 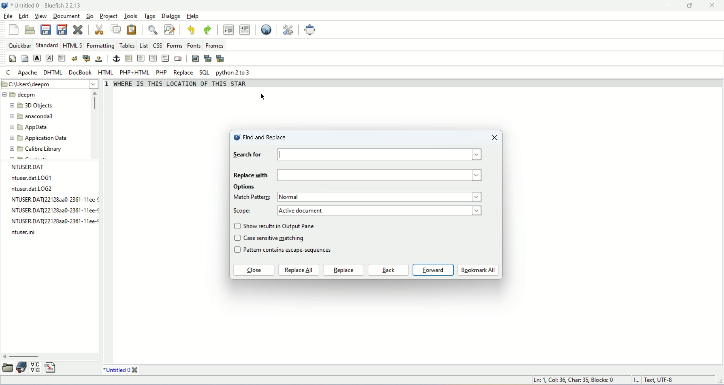 What do you see at coordinates (208, 30) in the screenshot?
I see `redo` at bounding box center [208, 30].